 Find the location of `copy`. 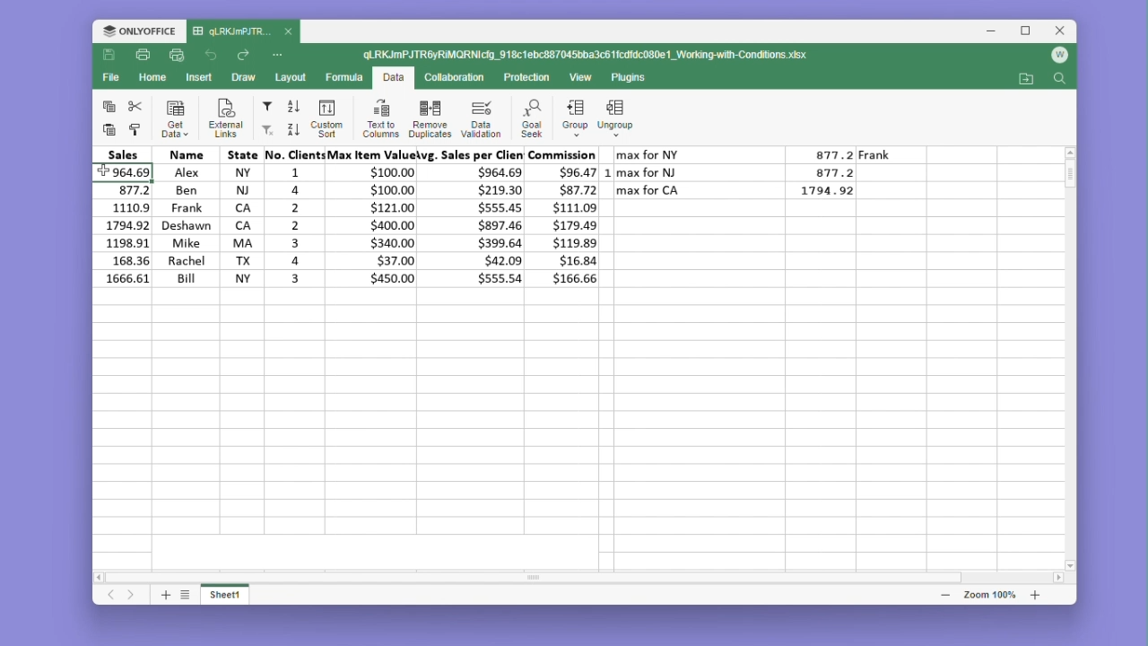

copy is located at coordinates (109, 105).